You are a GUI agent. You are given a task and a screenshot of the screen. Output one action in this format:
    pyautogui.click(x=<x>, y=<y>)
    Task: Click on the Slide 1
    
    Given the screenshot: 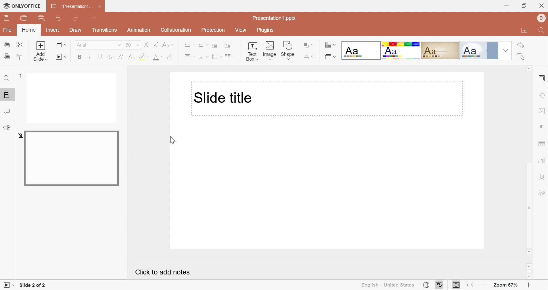 What is the action you would take?
    pyautogui.click(x=72, y=98)
    